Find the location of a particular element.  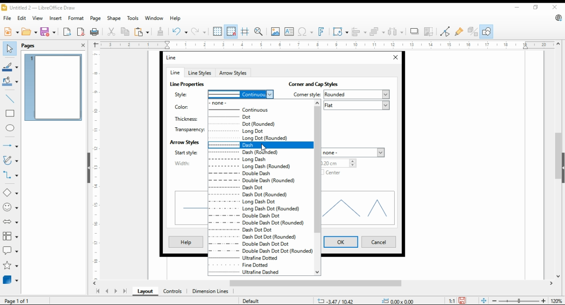

edit is located at coordinates (21, 17).